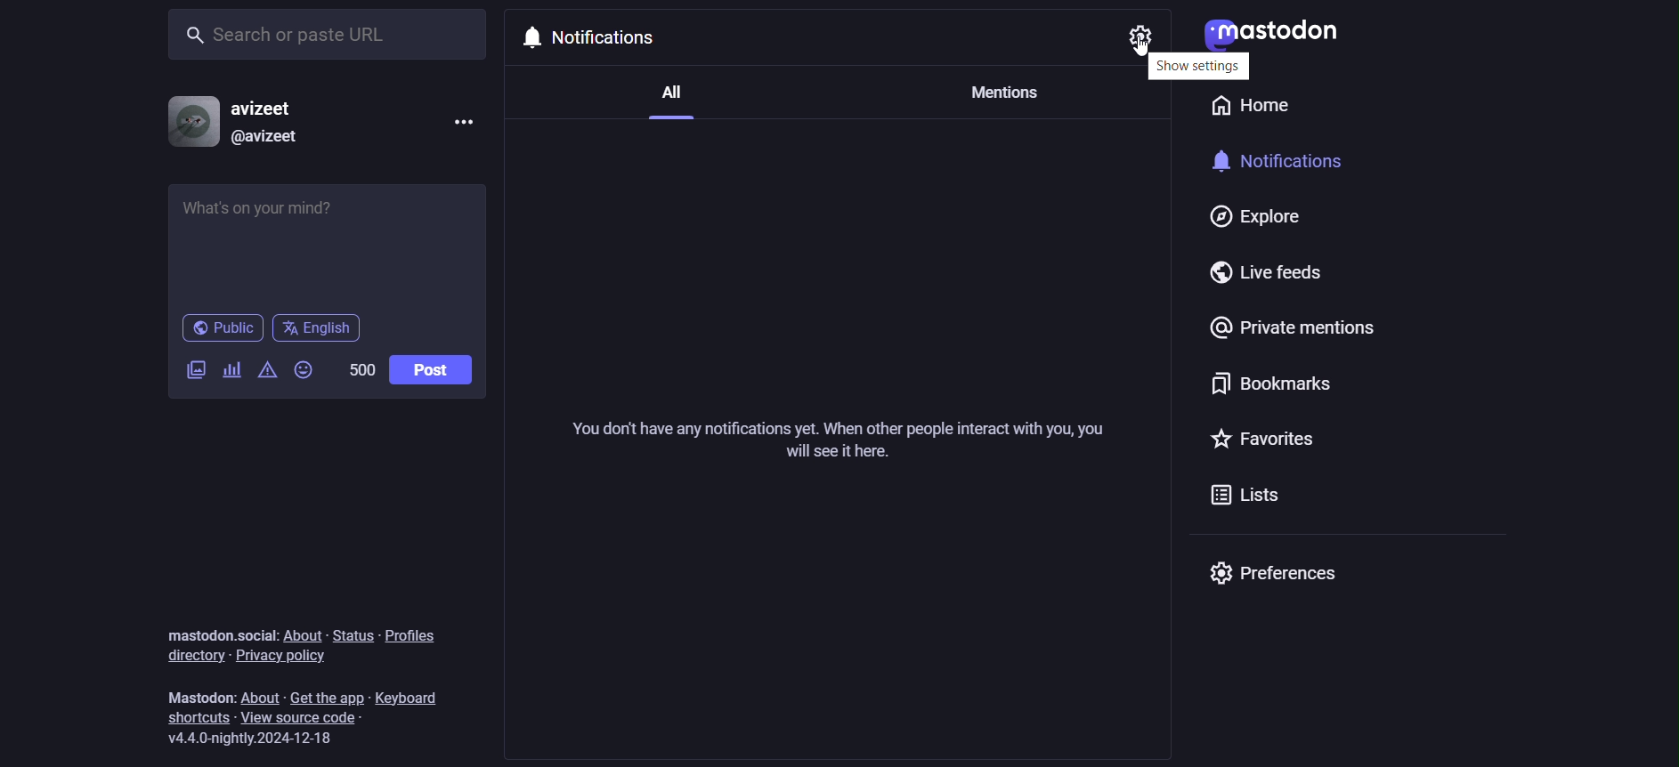 The width and height of the screenshot is (1679, 767). Describe the element at coordinates (1248, 105) in the screenshot. I see `home` at that location.